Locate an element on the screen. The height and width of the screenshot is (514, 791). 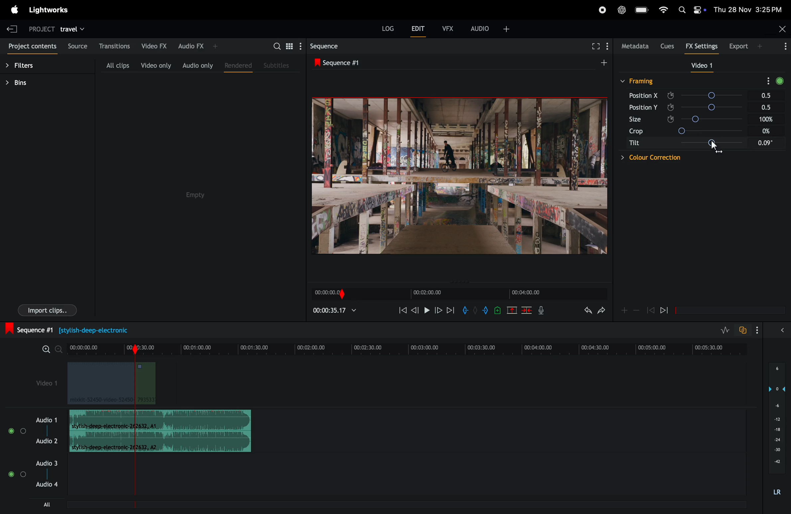
time frame is located at coordinates (334, 310).